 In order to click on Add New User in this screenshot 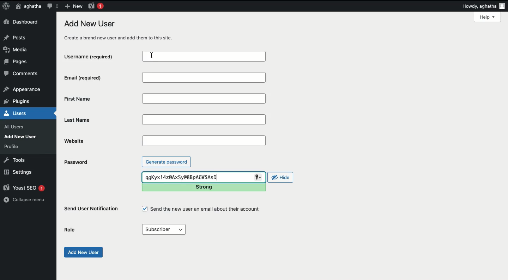, I will do `click(22, 136)`.